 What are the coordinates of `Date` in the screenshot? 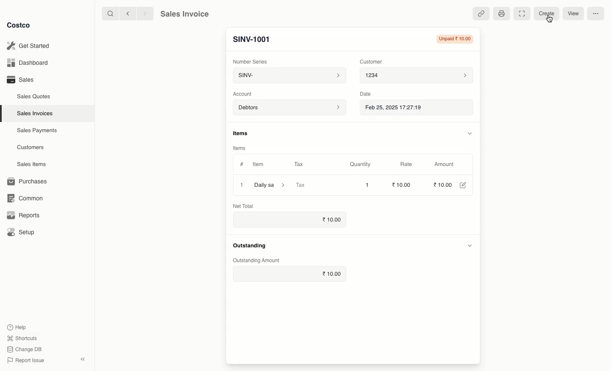 It's located at (367, 95).